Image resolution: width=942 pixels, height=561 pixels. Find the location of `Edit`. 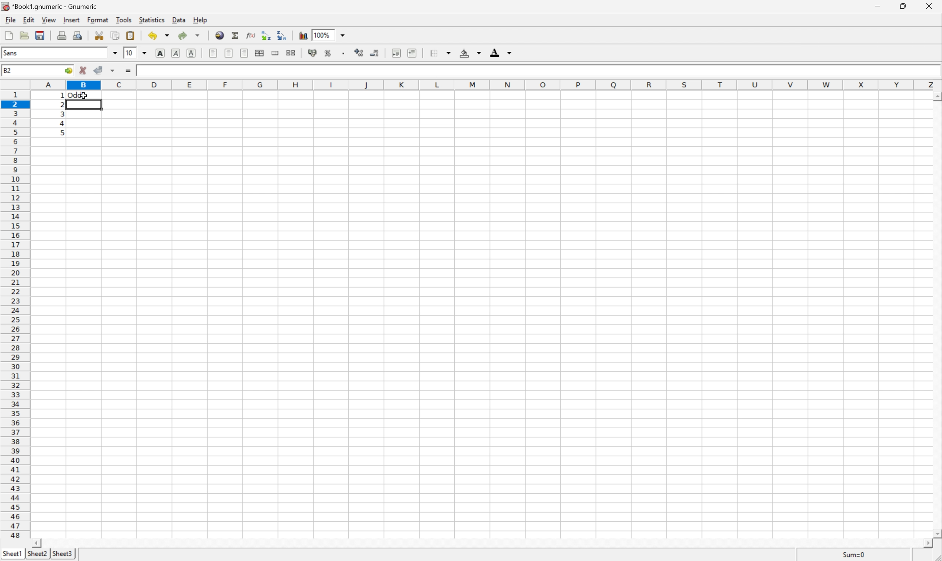

Edit is located at coordinates (30, 19).